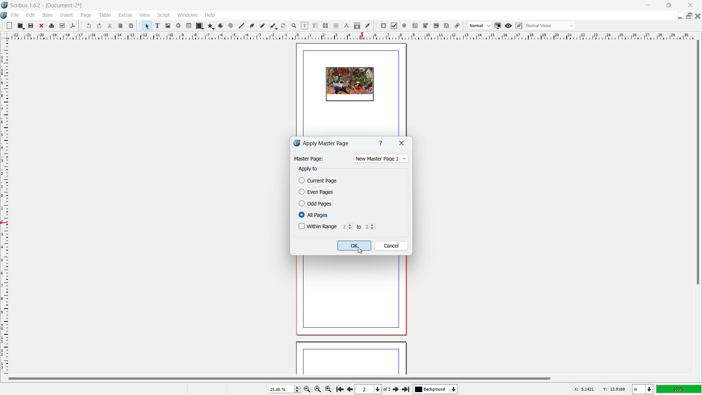  Describe the element at coordinates (518, 26) in the screenshot. I see `edit in preview mode` at that location.